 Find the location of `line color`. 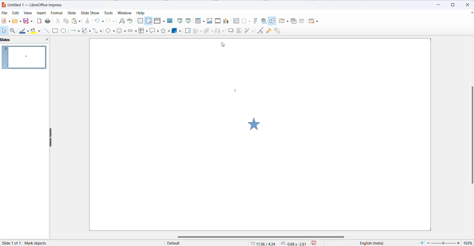

line color is located at coordinates (25, 30).